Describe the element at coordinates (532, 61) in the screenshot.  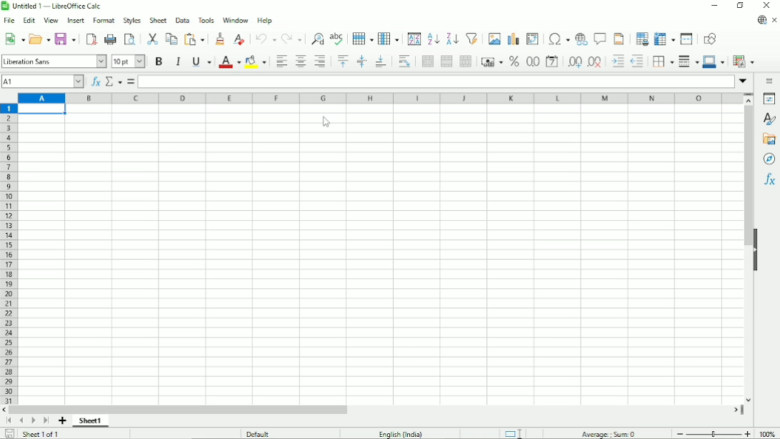
I see `format as number` at that location.